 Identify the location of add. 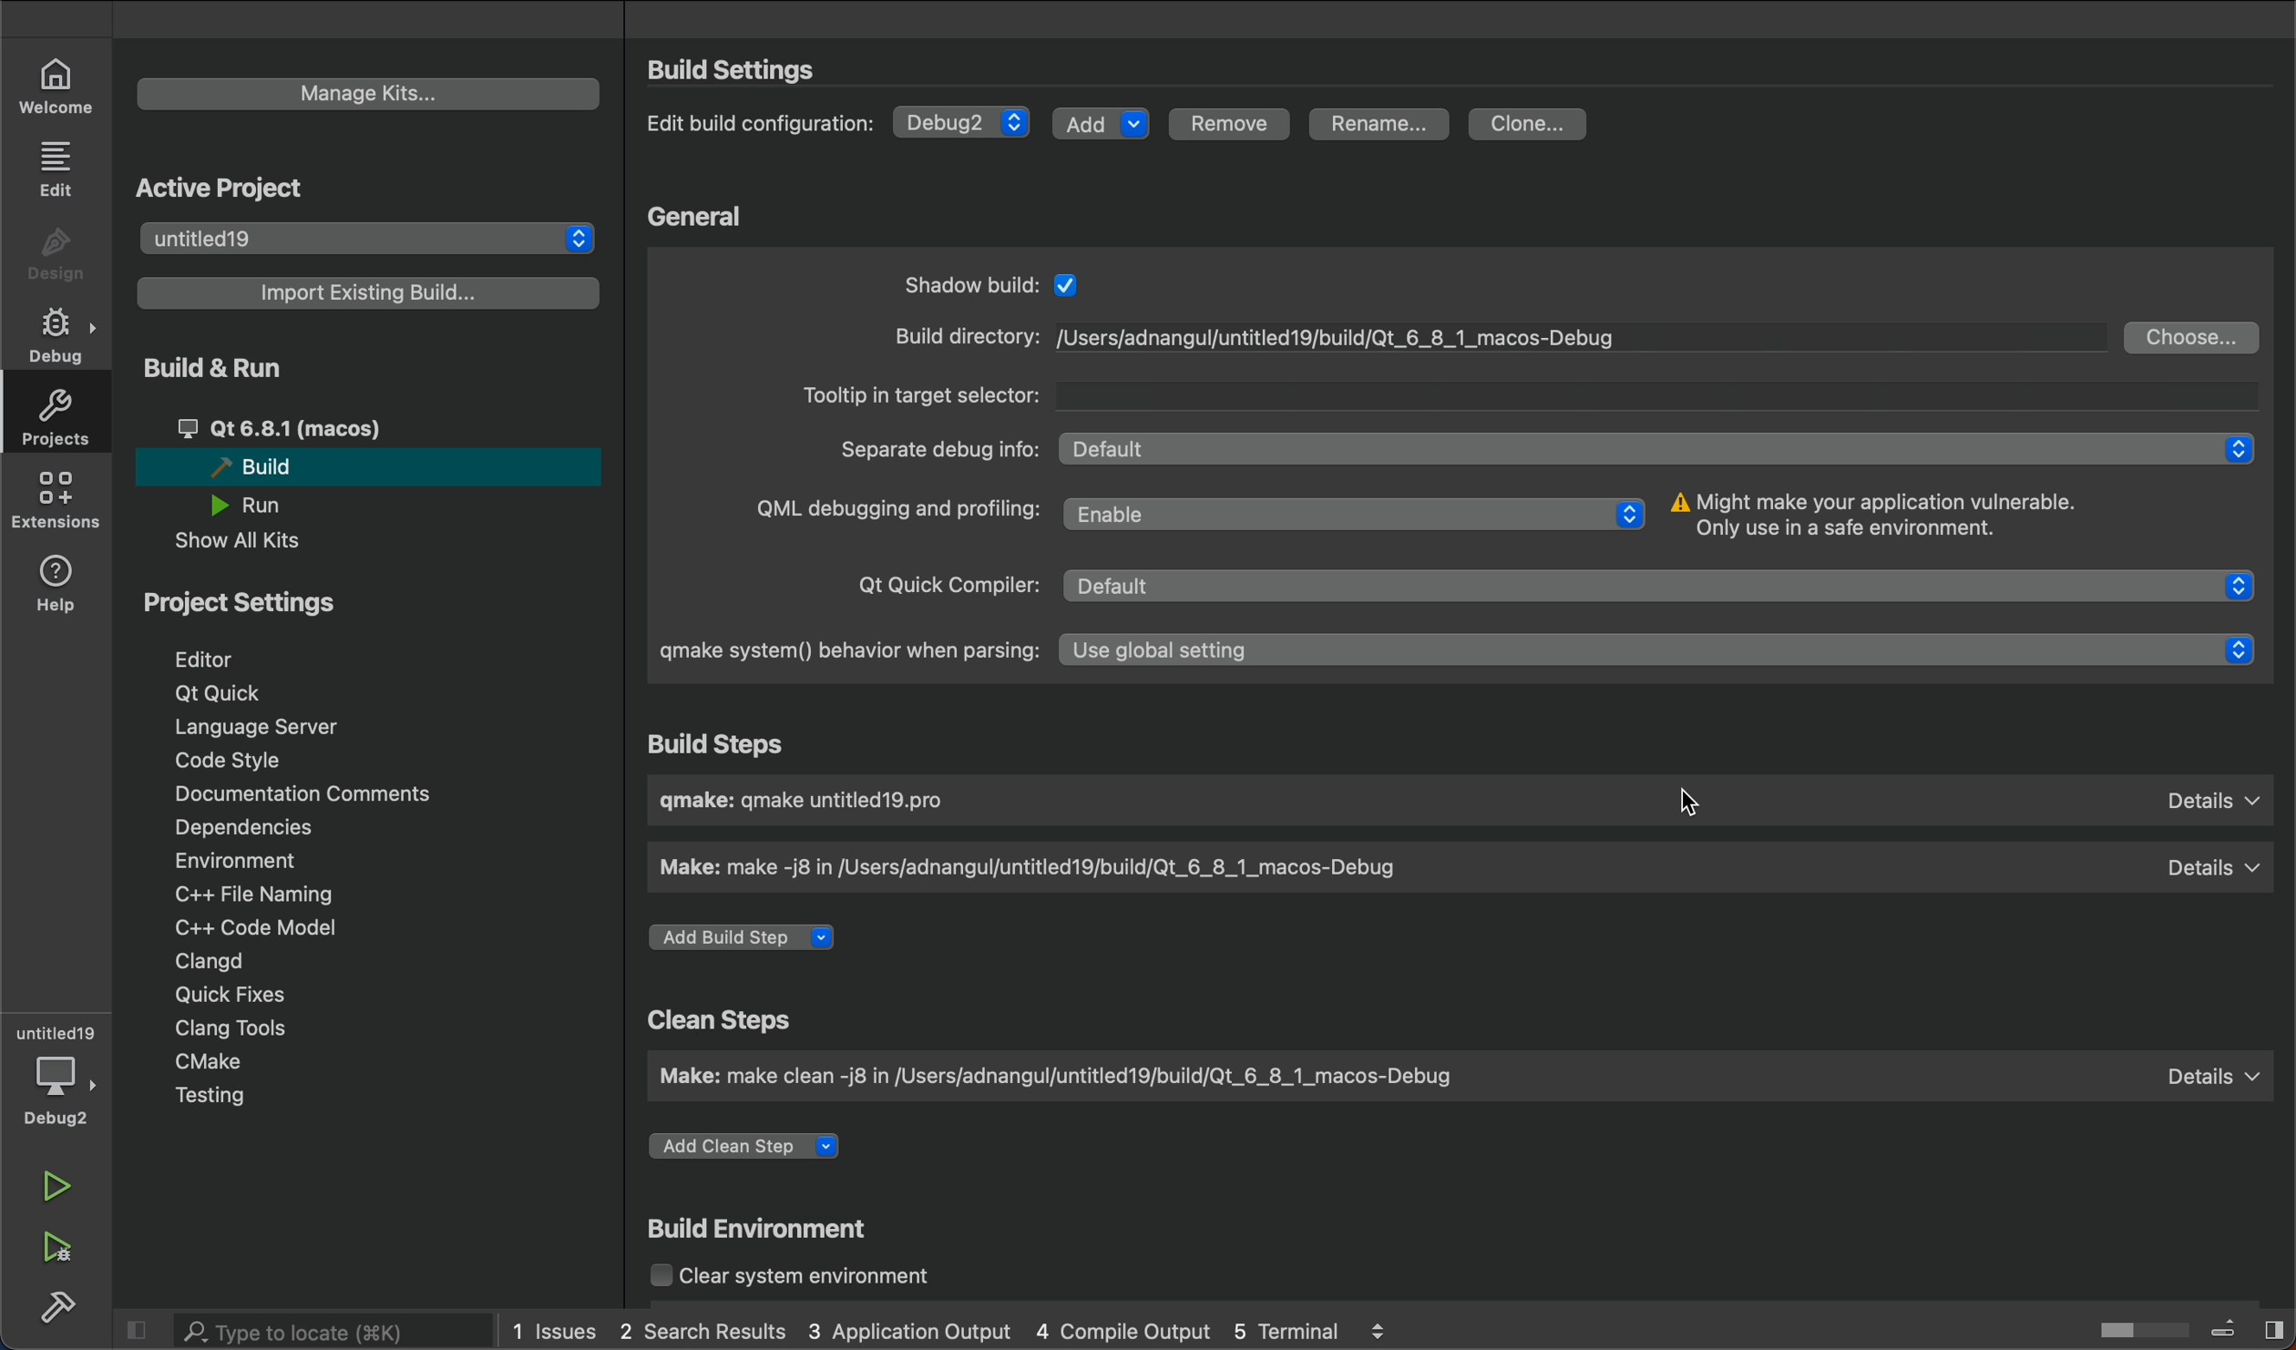
(1098, 121).